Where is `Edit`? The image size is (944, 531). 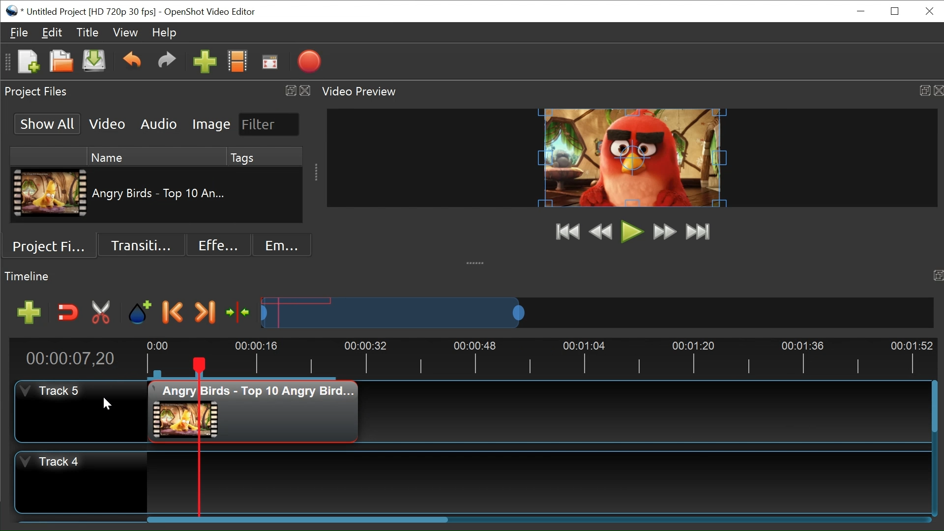
Edit is located at coordinates (52, 32).